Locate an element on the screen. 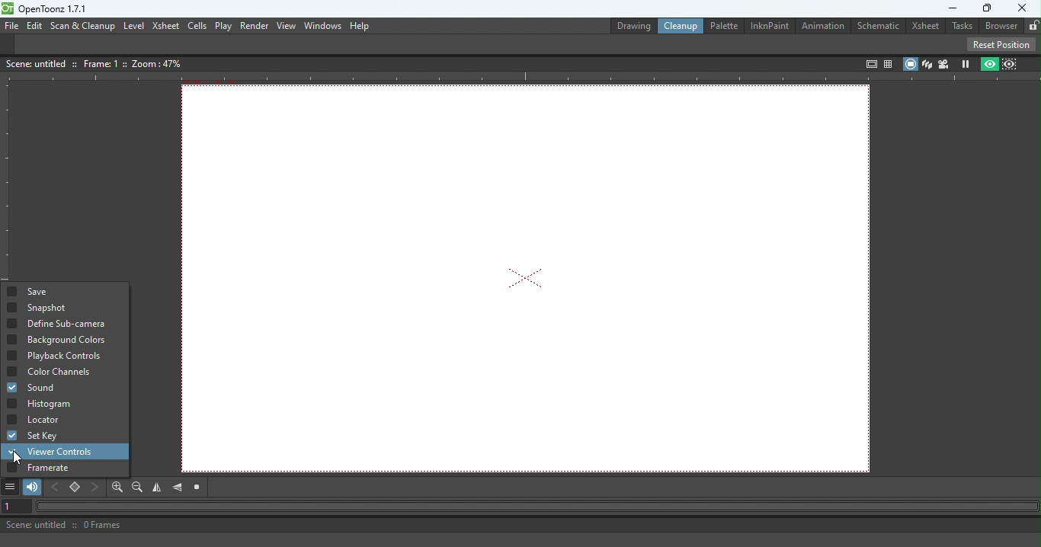 Image resolution: width=1041 pixels, height=547 pixels. cells is located at coordinates (197, 26).